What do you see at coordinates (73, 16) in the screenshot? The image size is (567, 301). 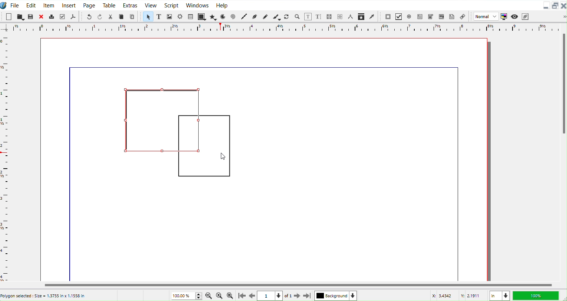 I see `Save as PDF` at bounding box center [73, 16].